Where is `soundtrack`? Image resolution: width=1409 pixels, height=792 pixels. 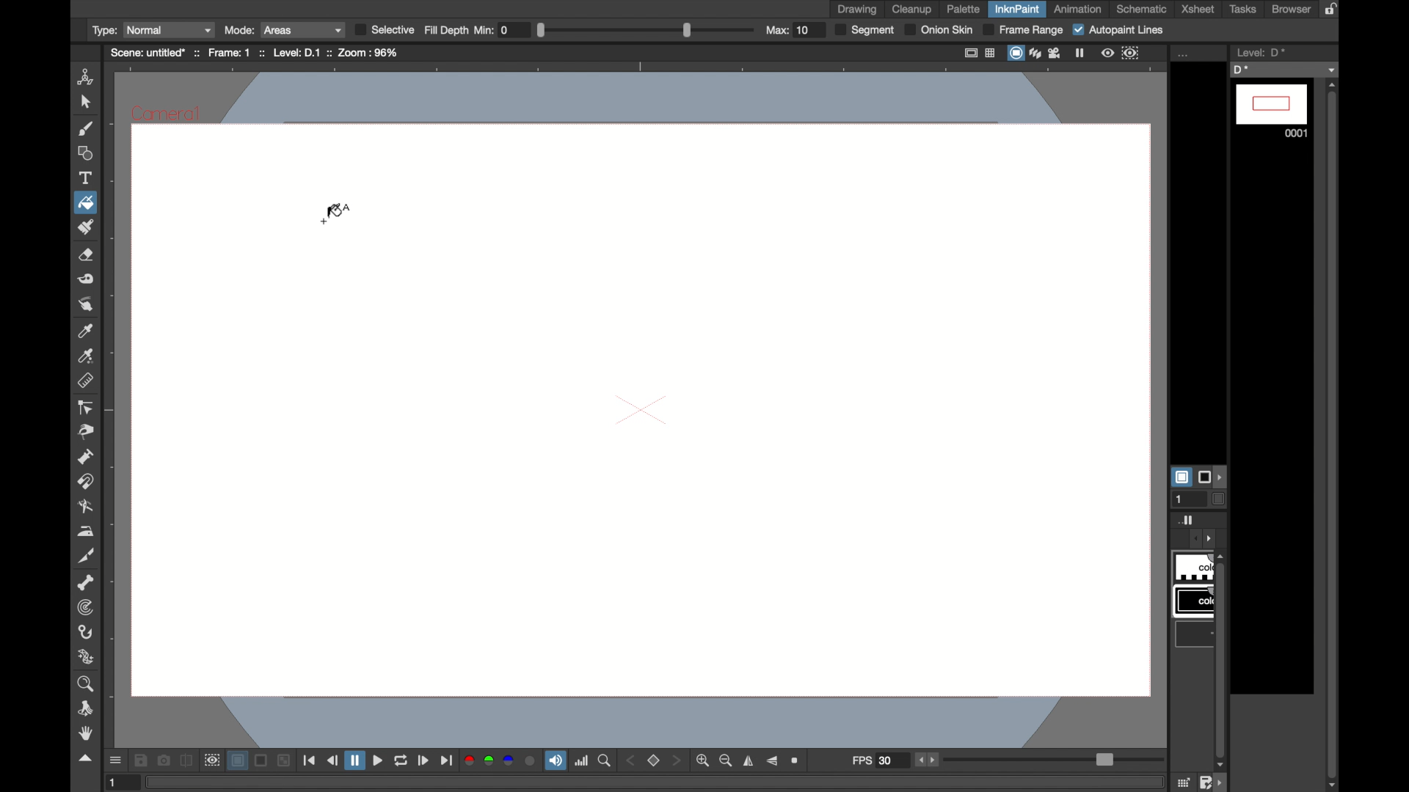 soundtrack is located at coordinates (555, 760).